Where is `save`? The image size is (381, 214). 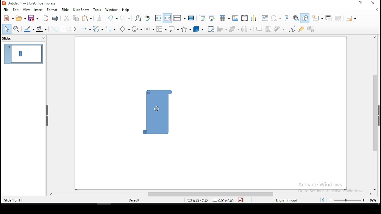
save is located at coordinates (33, 18).